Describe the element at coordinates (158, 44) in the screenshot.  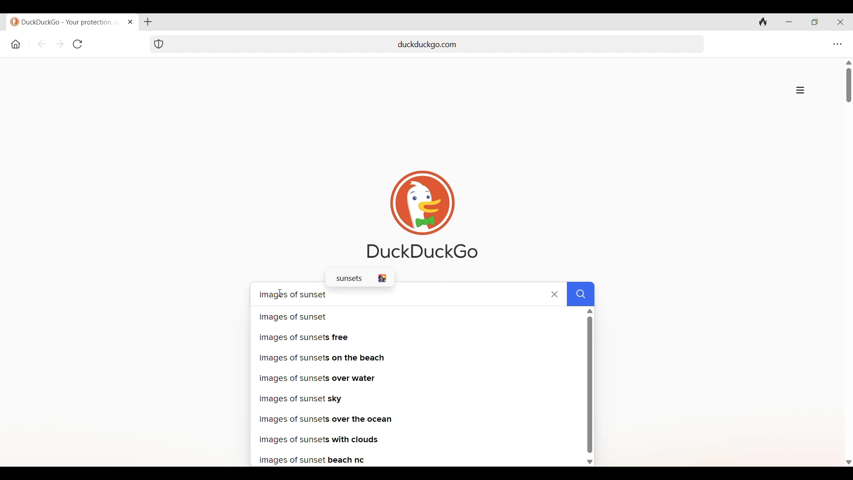
I see `Browser protection` at that location.